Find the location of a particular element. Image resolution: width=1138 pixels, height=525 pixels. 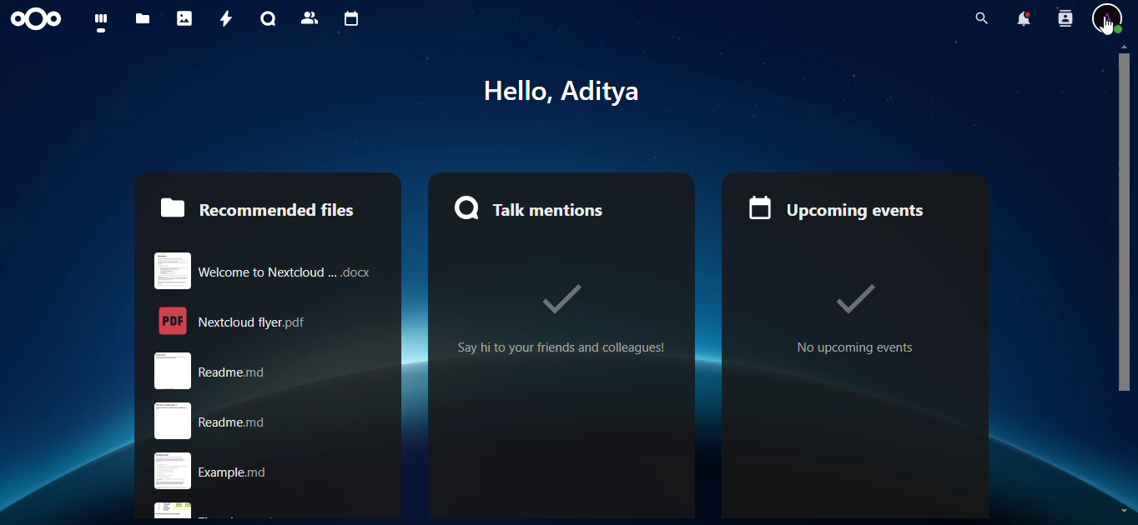

Say hi to your friends and colleagues! is located at coordinates (569, 319).